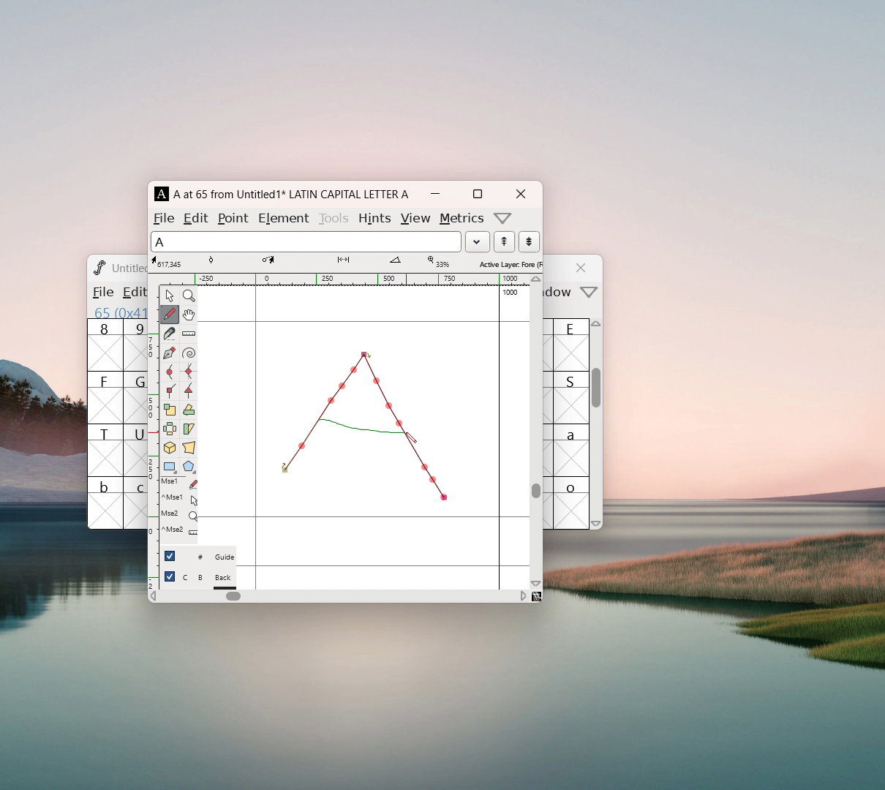  I want to click on mimize, so click(435, 194).